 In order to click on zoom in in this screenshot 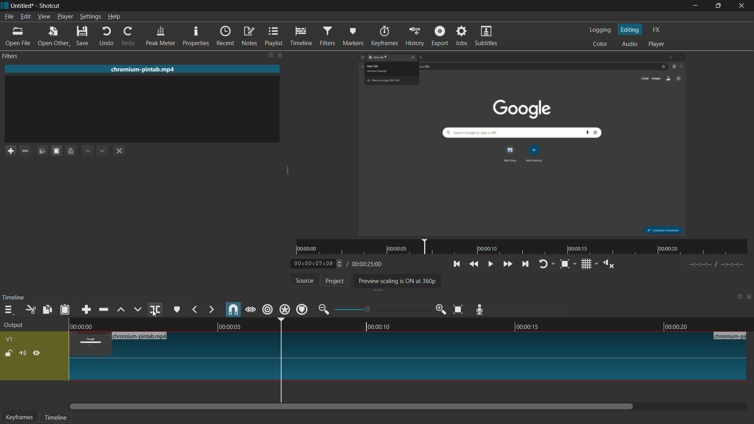, I will do `click(441, 309)`.